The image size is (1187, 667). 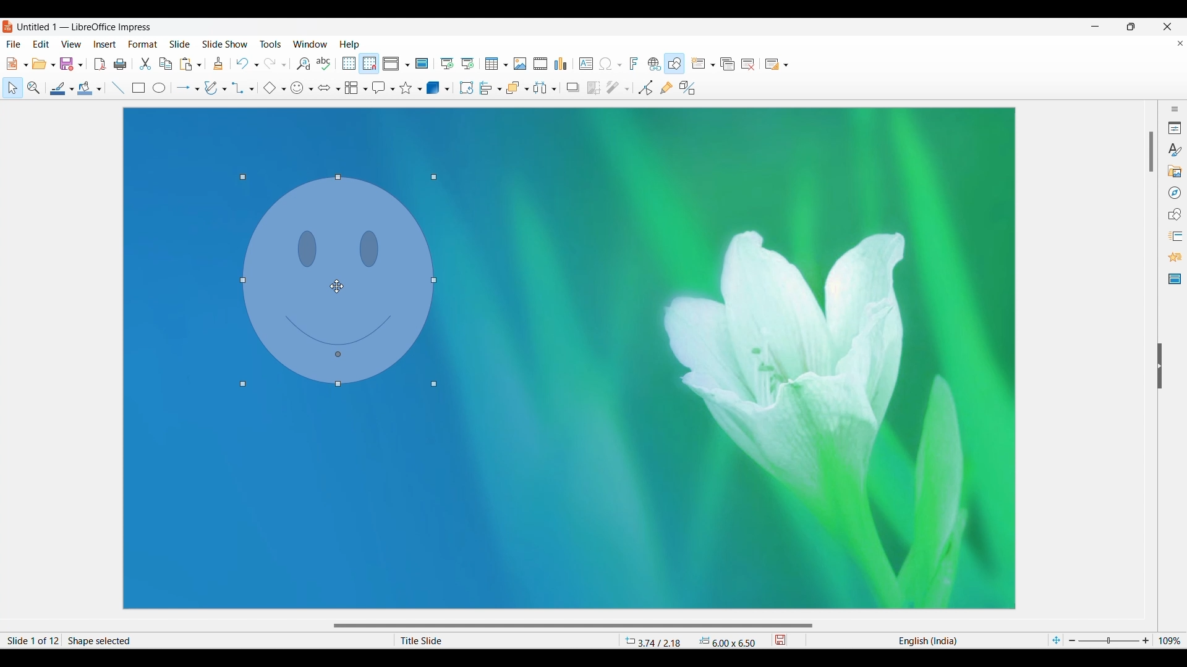 I want to click on Copy, so click(x=166, y=64).